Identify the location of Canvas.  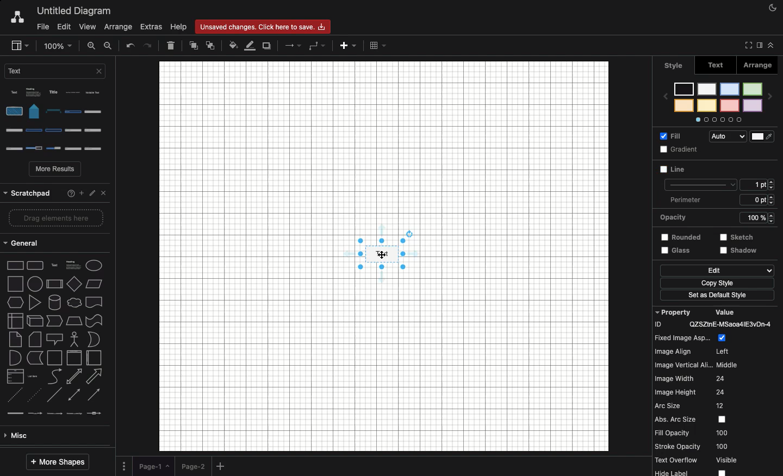
(384, 256).